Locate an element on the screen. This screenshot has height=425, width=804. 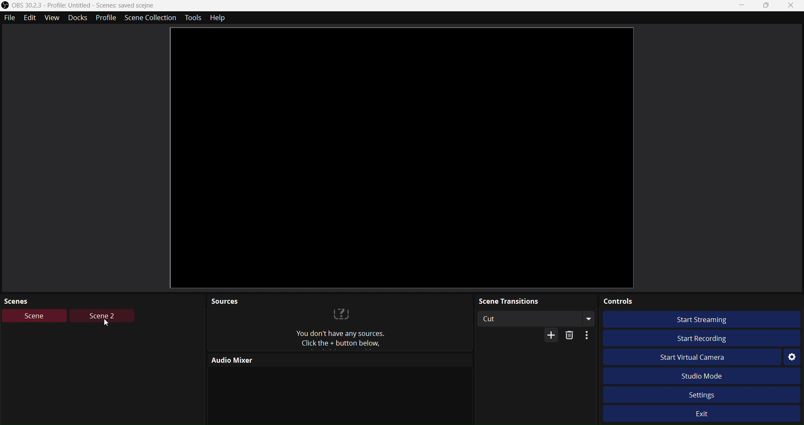
Start virtual camera is located at coordinates (693, 357).